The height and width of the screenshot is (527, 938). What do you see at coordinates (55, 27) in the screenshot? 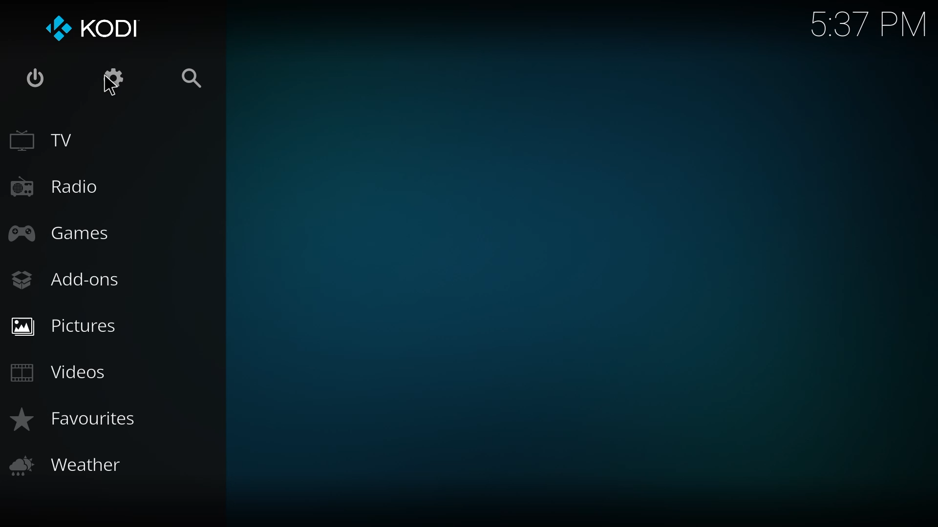
I see `kodi logo` at bounding box center [55, 27].